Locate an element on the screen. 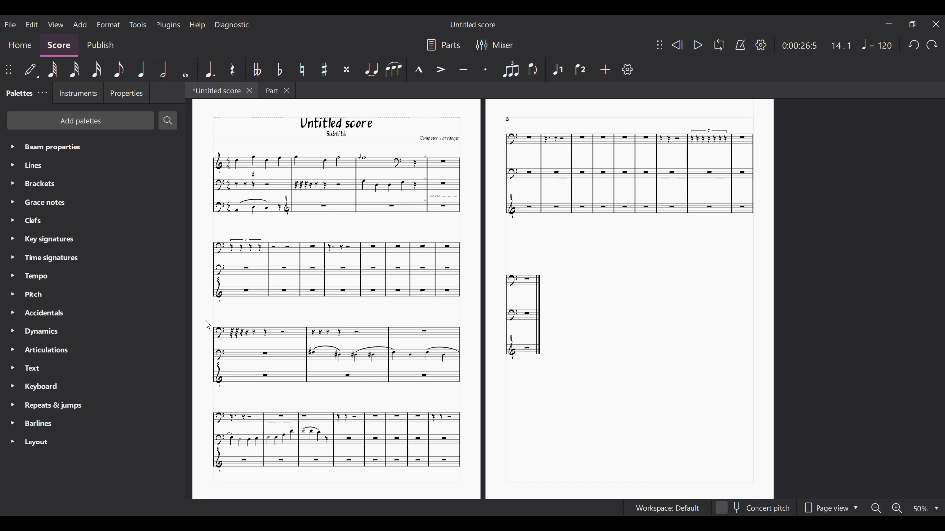  Properties  is located at coordinates (126, 93).